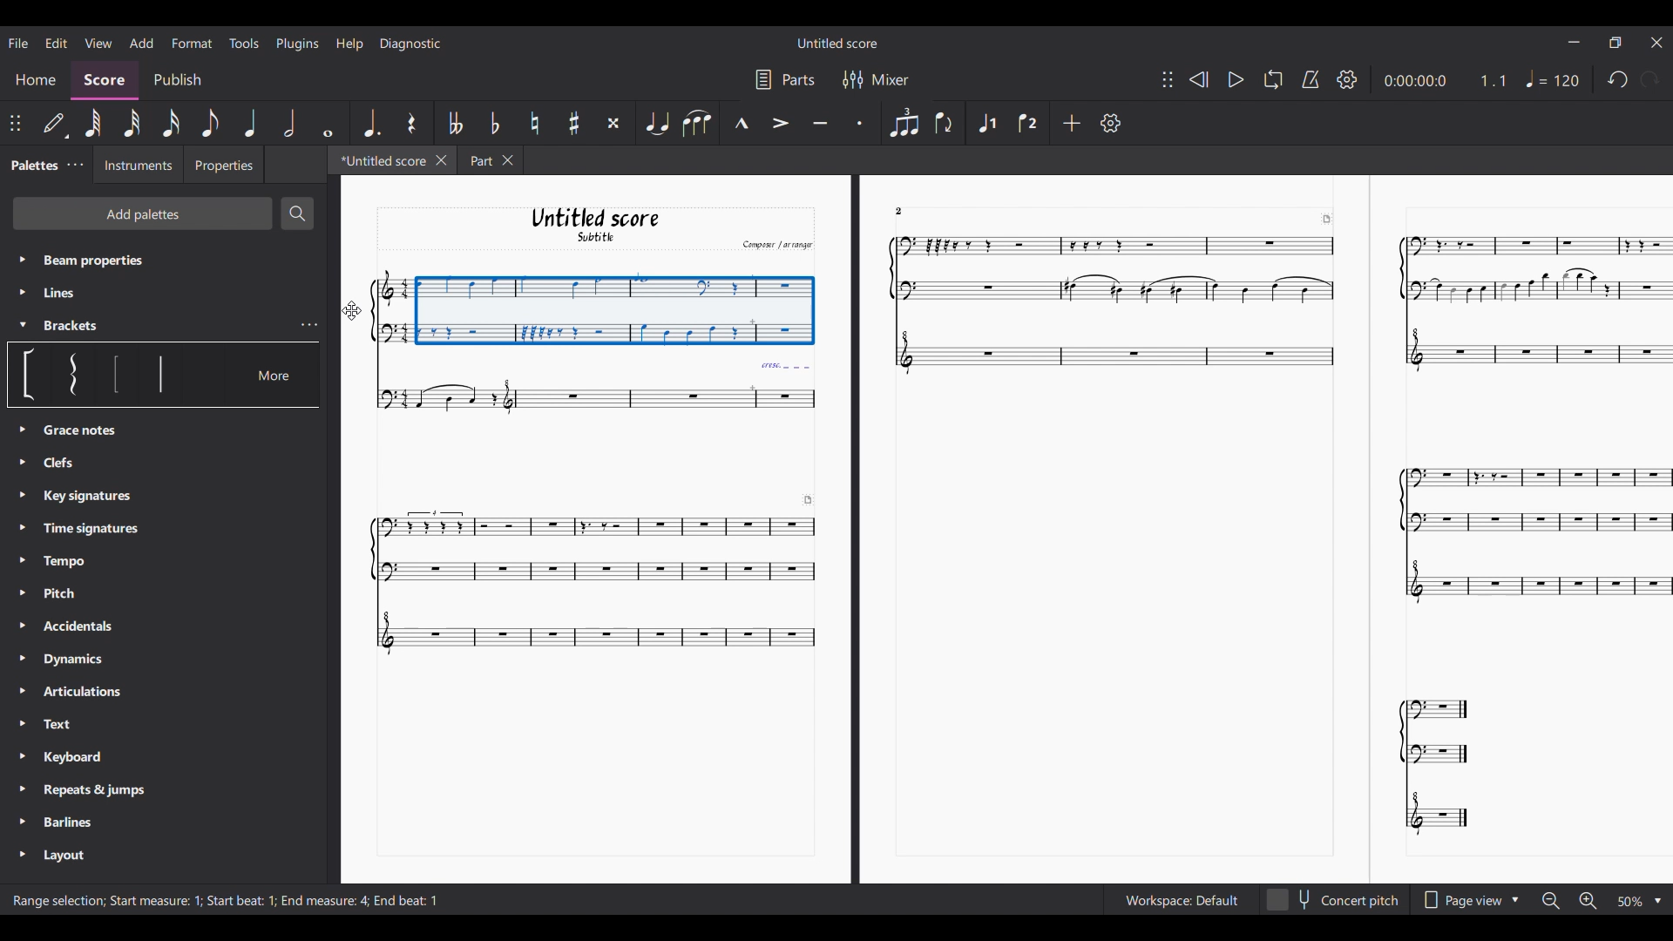  I want to click on Toggle sharp, so click(574, 123).